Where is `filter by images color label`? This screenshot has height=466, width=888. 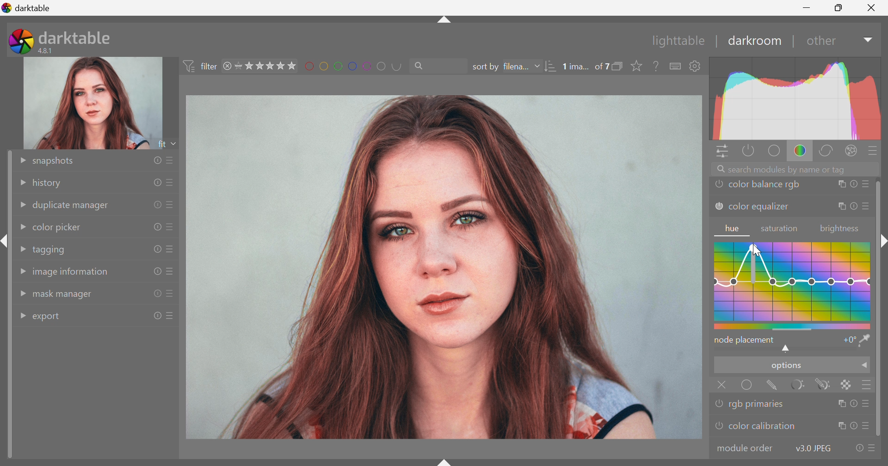
filter by images color label is located at coordinates (356, 66).